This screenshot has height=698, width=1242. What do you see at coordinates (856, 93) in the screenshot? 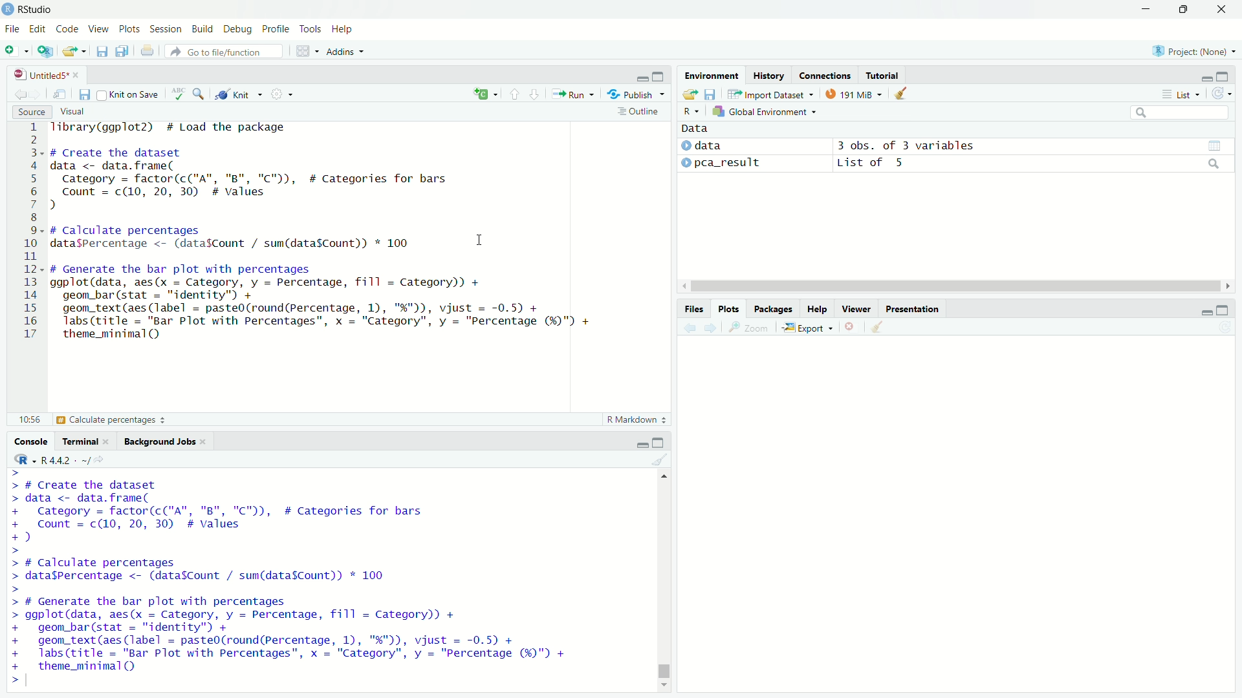
I see `memory usage: 191MB` at bounding box center [856, 93].